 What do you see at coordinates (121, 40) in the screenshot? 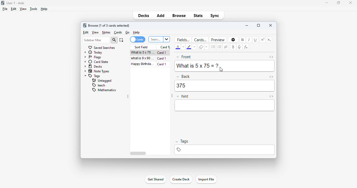
I see `select` at bounding box center [121, 40].